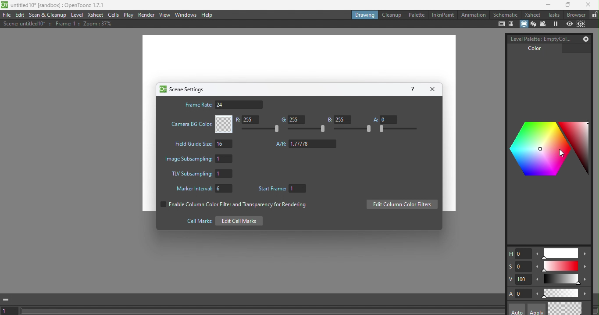  What do you see at coordinates (519, 266) in the screenshot?
I see `S` at bounding box center [519, 266].